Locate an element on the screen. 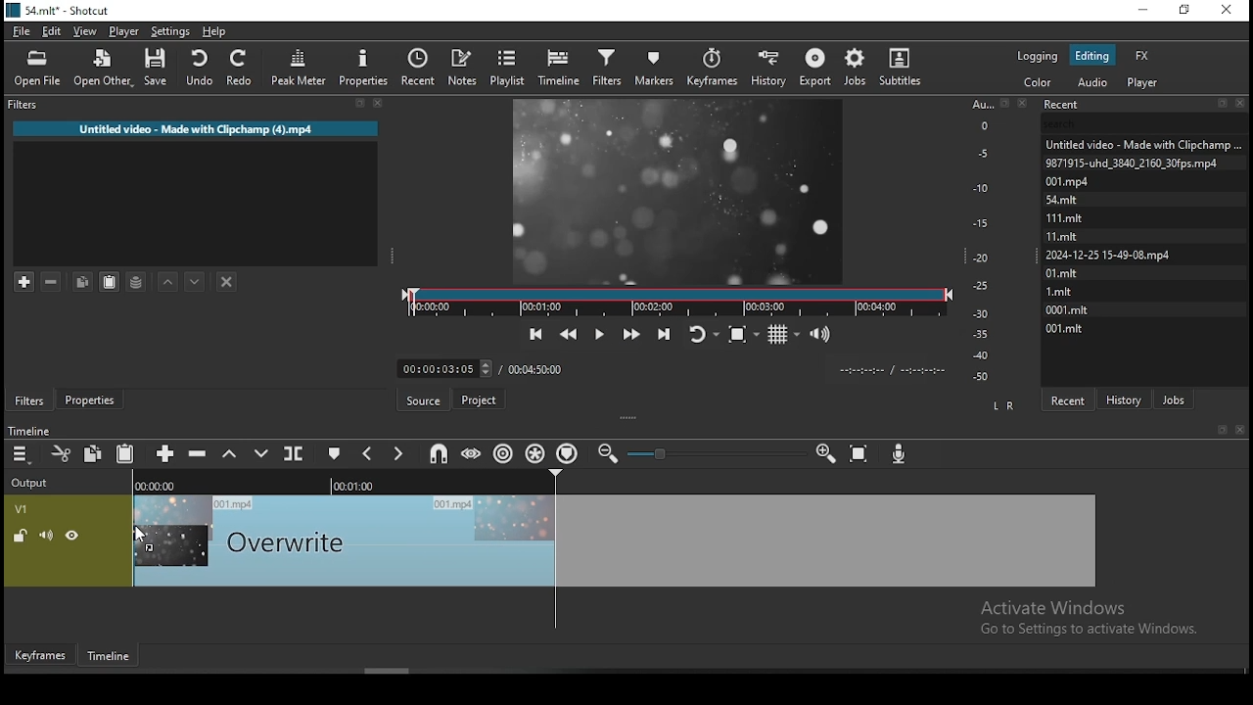  remove selected filters is located at coordinates (50, 278).